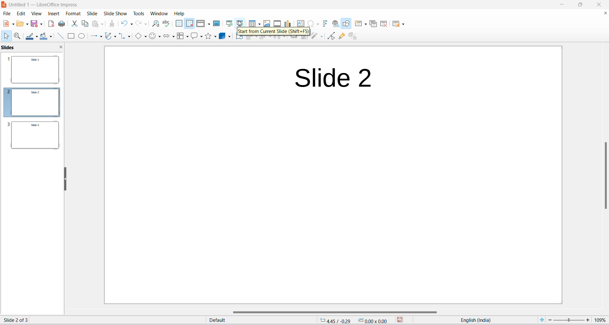 The image size is (609, 325). I want to click on arrange , so click(264, 39).